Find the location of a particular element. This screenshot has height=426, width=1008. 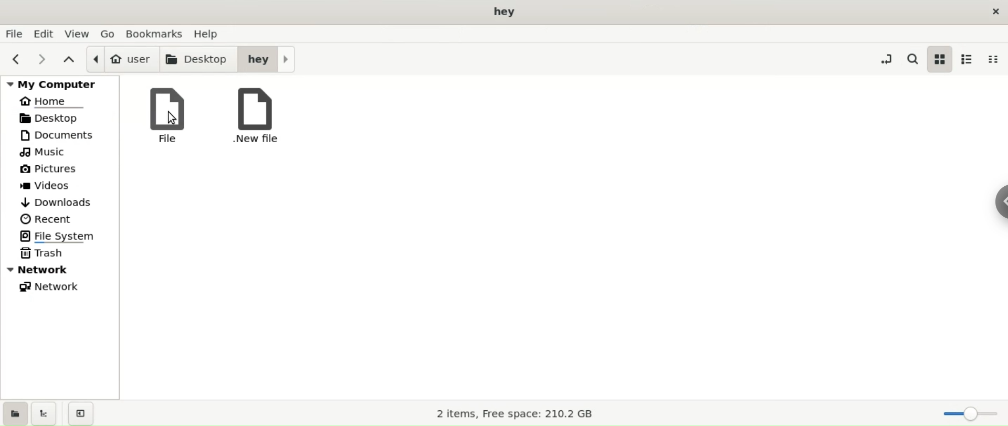

compact view is located at coordinates (996, 59).